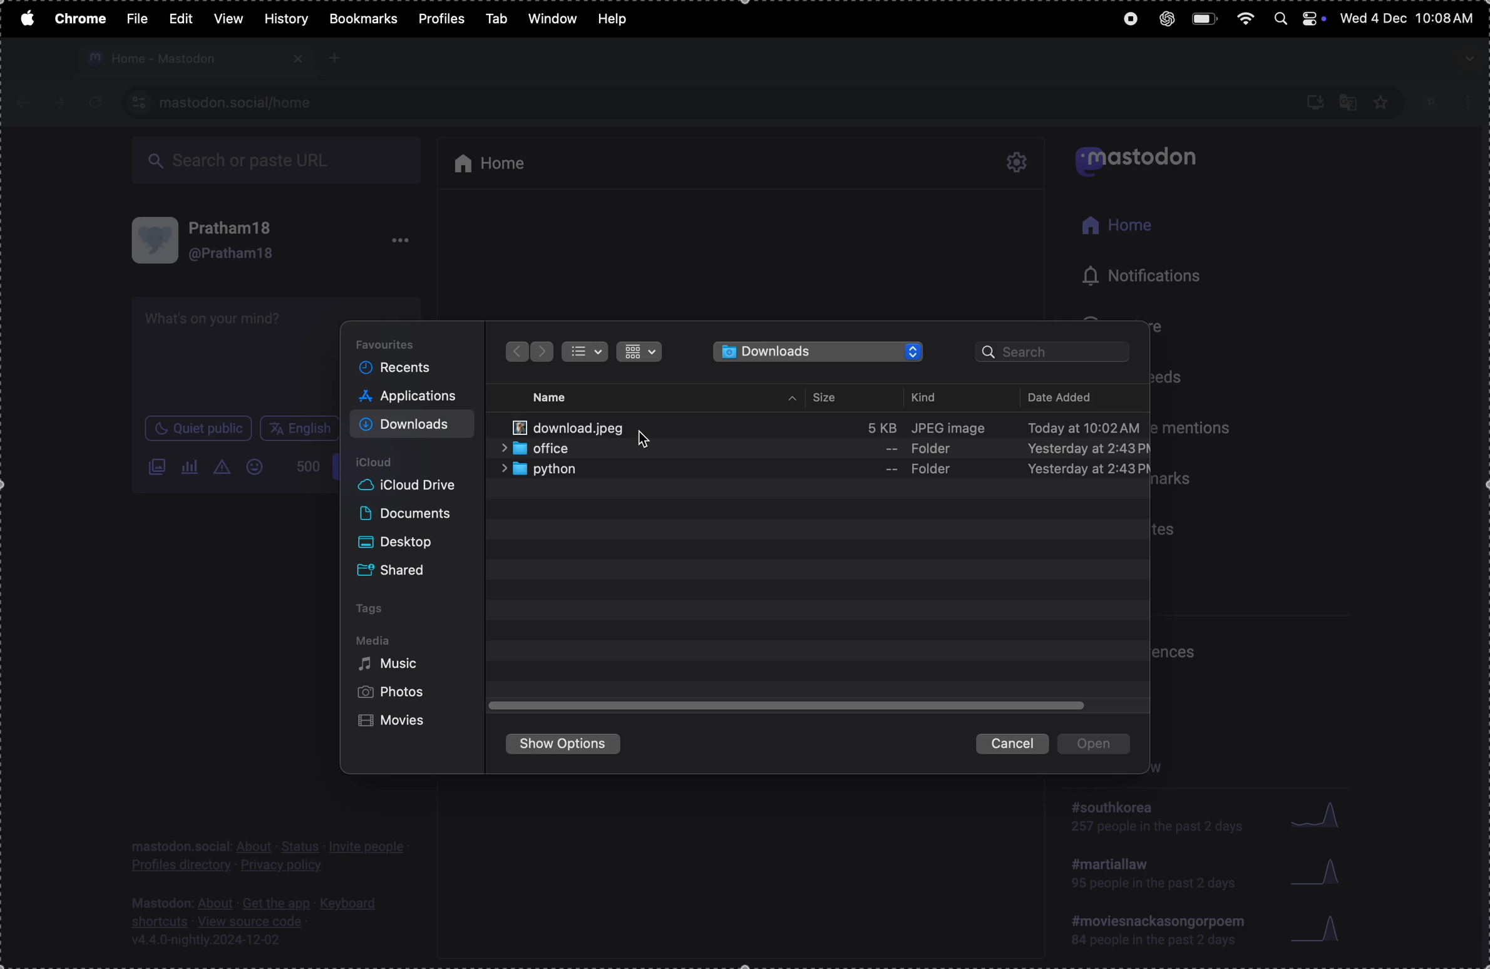 The image size is (1490, 969). Describe the element at coordinates (829, 397) in the screenshot. I see `size` at that location.